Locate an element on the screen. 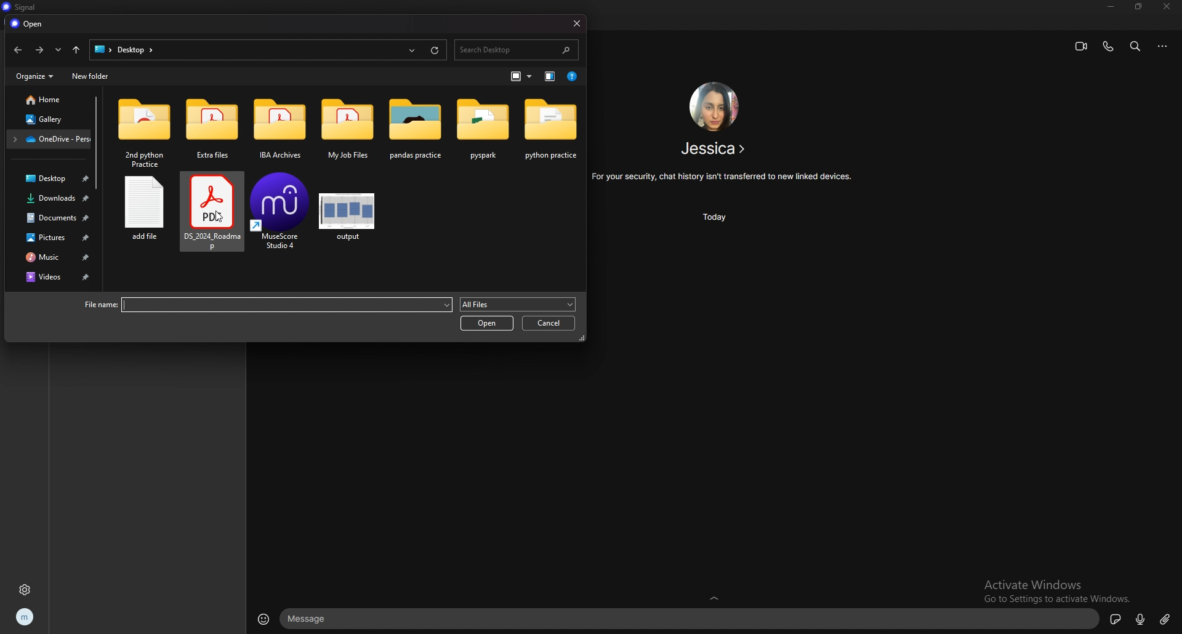 Image resolution: width=1182 pixels, height=634 pixels. contact photo is located at coordinates (713, 106).